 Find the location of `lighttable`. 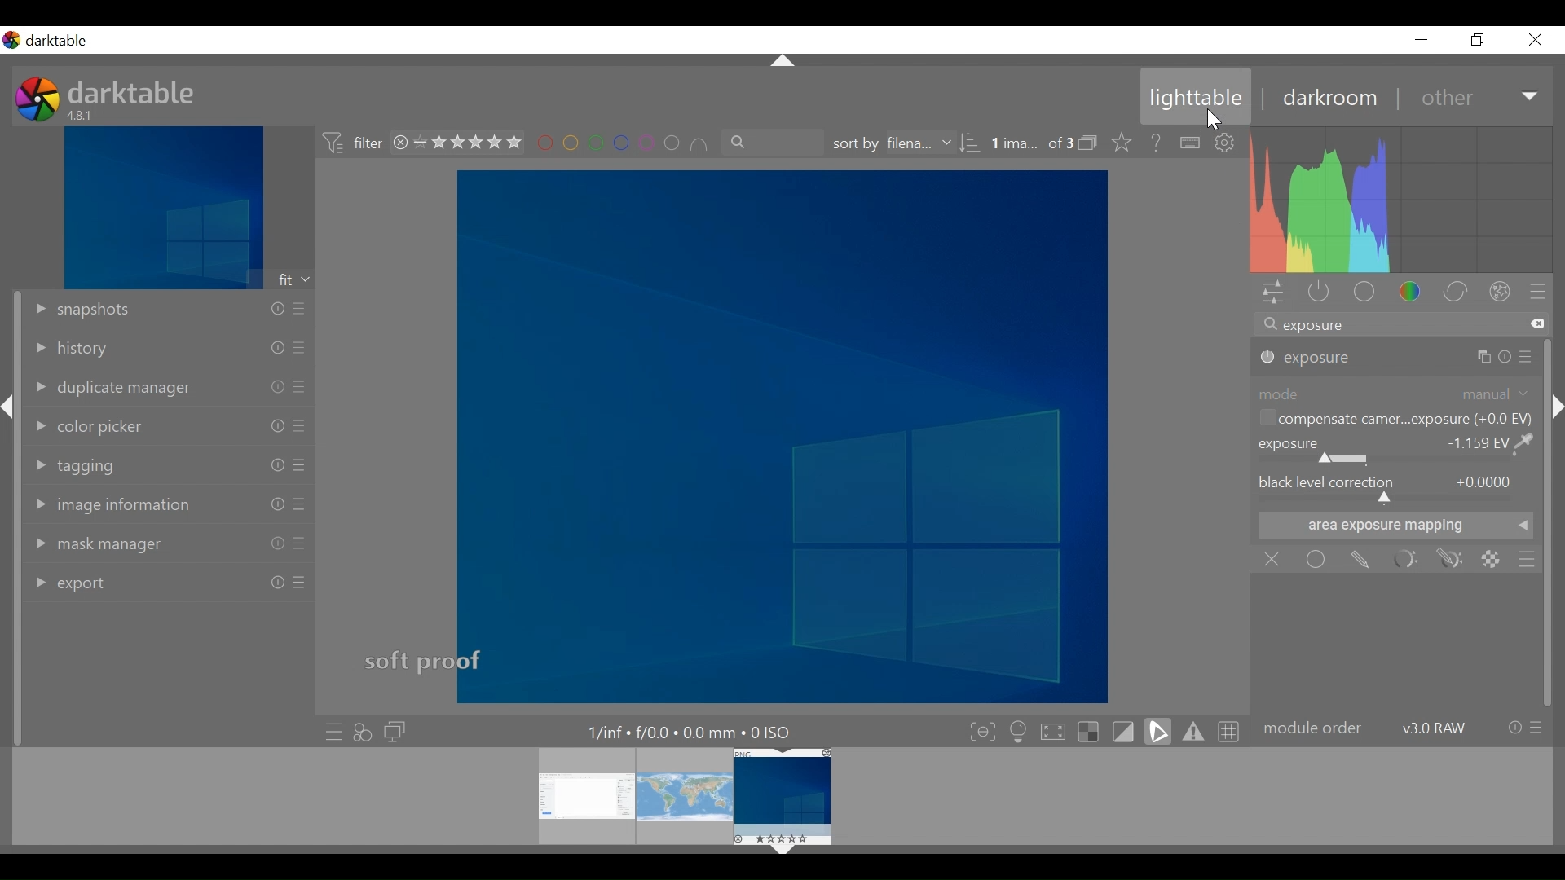

lighttable is located at coordinates (1194, 99).